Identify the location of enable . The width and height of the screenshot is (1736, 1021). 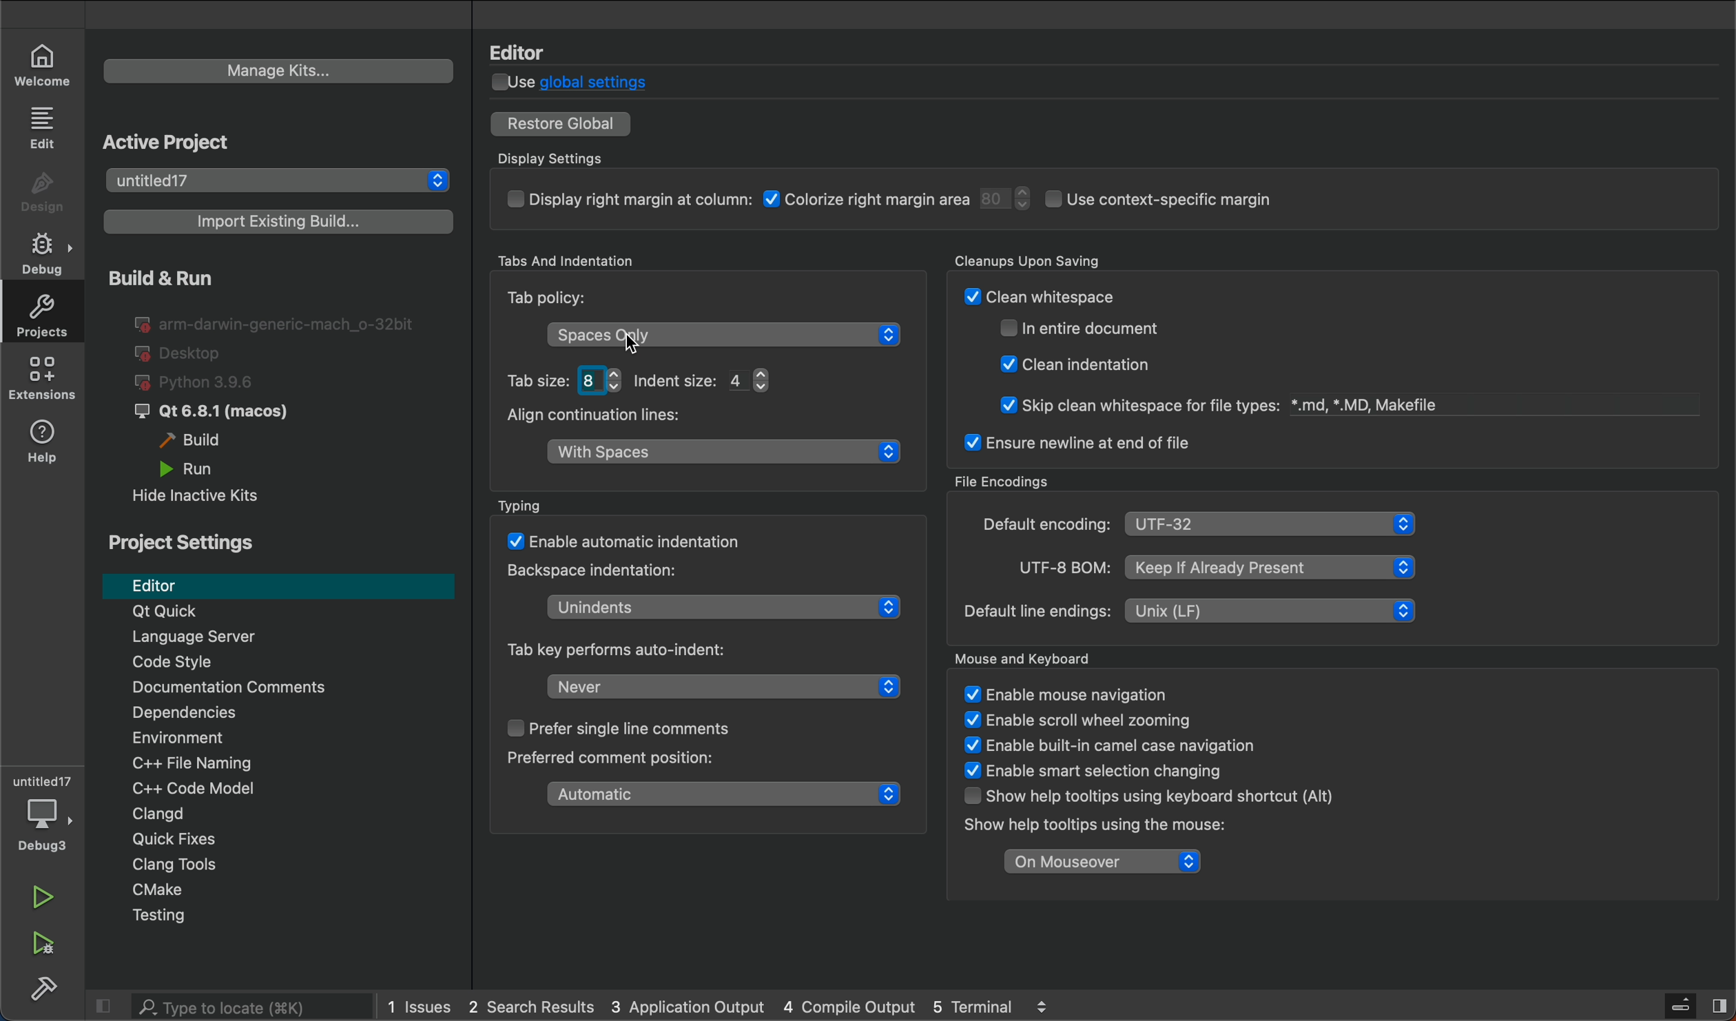
(1102, 768).